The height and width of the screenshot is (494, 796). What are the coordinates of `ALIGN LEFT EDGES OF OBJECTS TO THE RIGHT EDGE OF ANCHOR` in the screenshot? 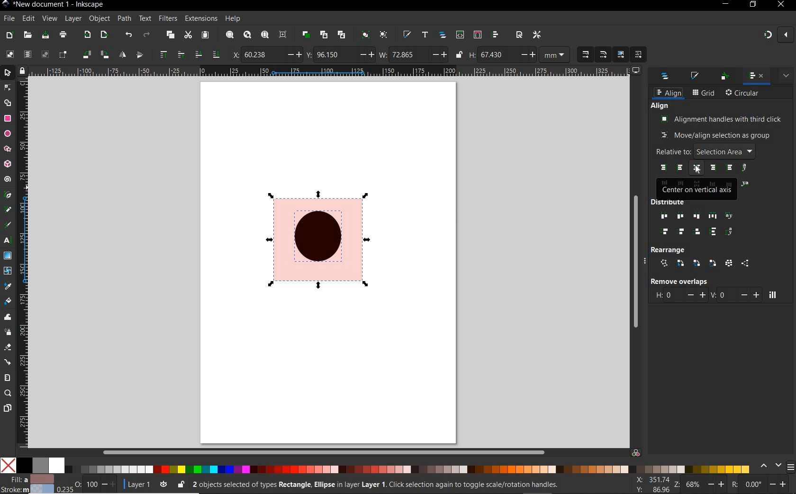 It's located at (729, 168).